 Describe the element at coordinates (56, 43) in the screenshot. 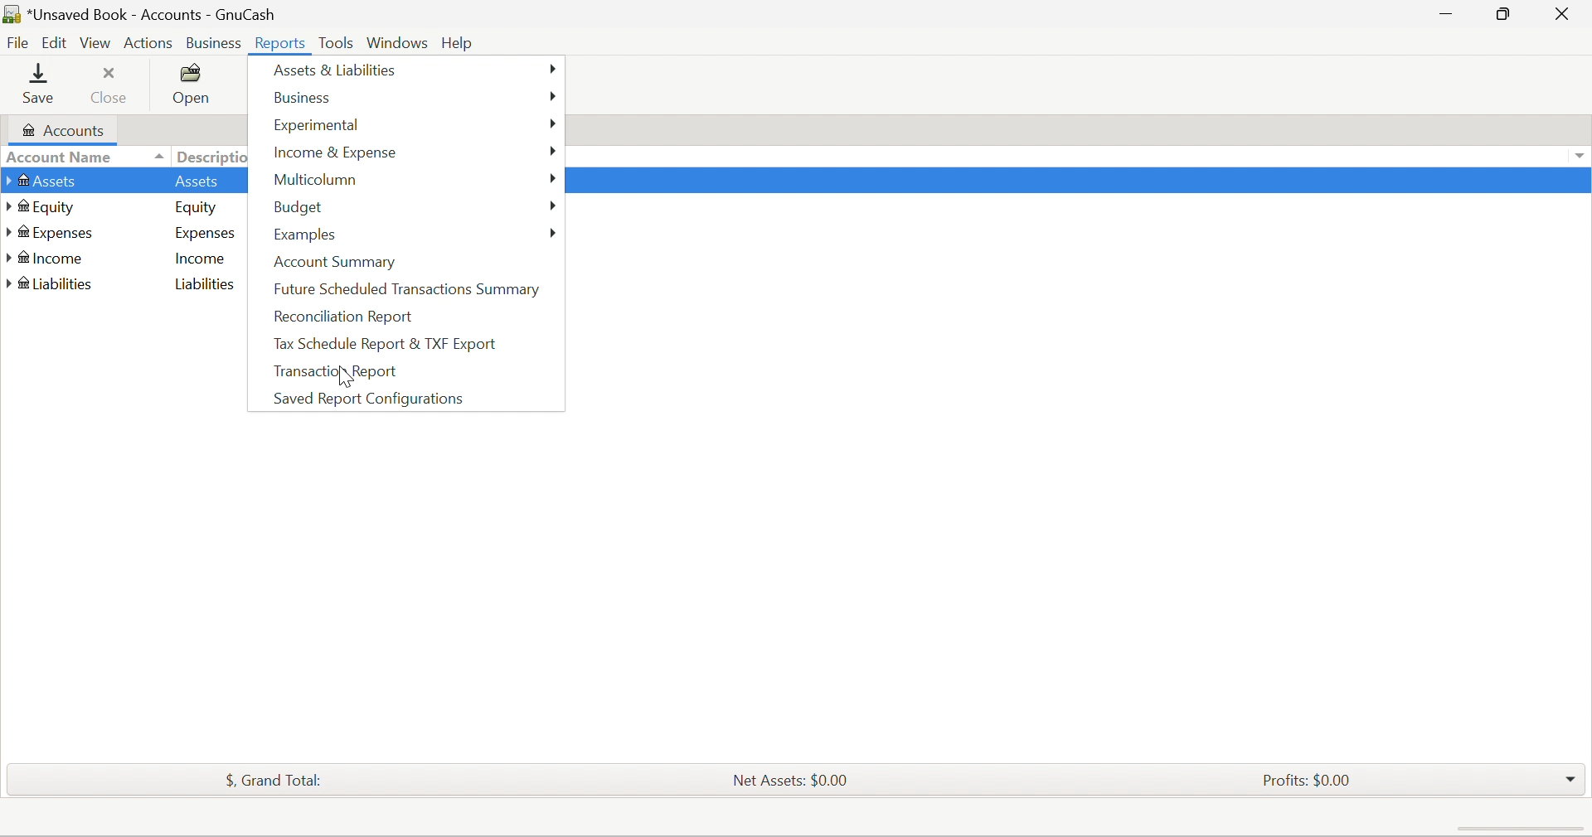

I see `Edit` at that location.